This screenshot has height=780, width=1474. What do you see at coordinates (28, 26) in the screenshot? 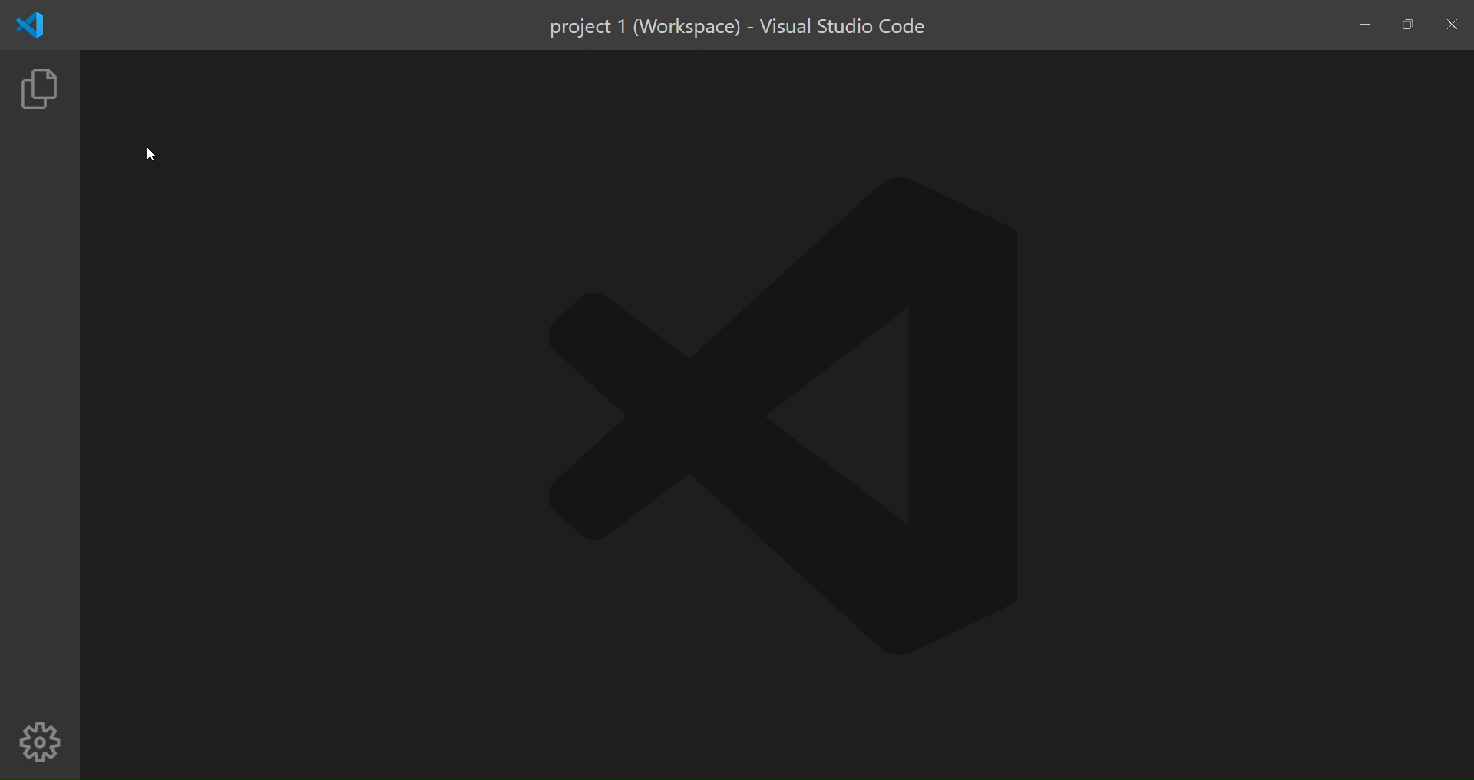
I see `logo` at bounding box center [28, 26].